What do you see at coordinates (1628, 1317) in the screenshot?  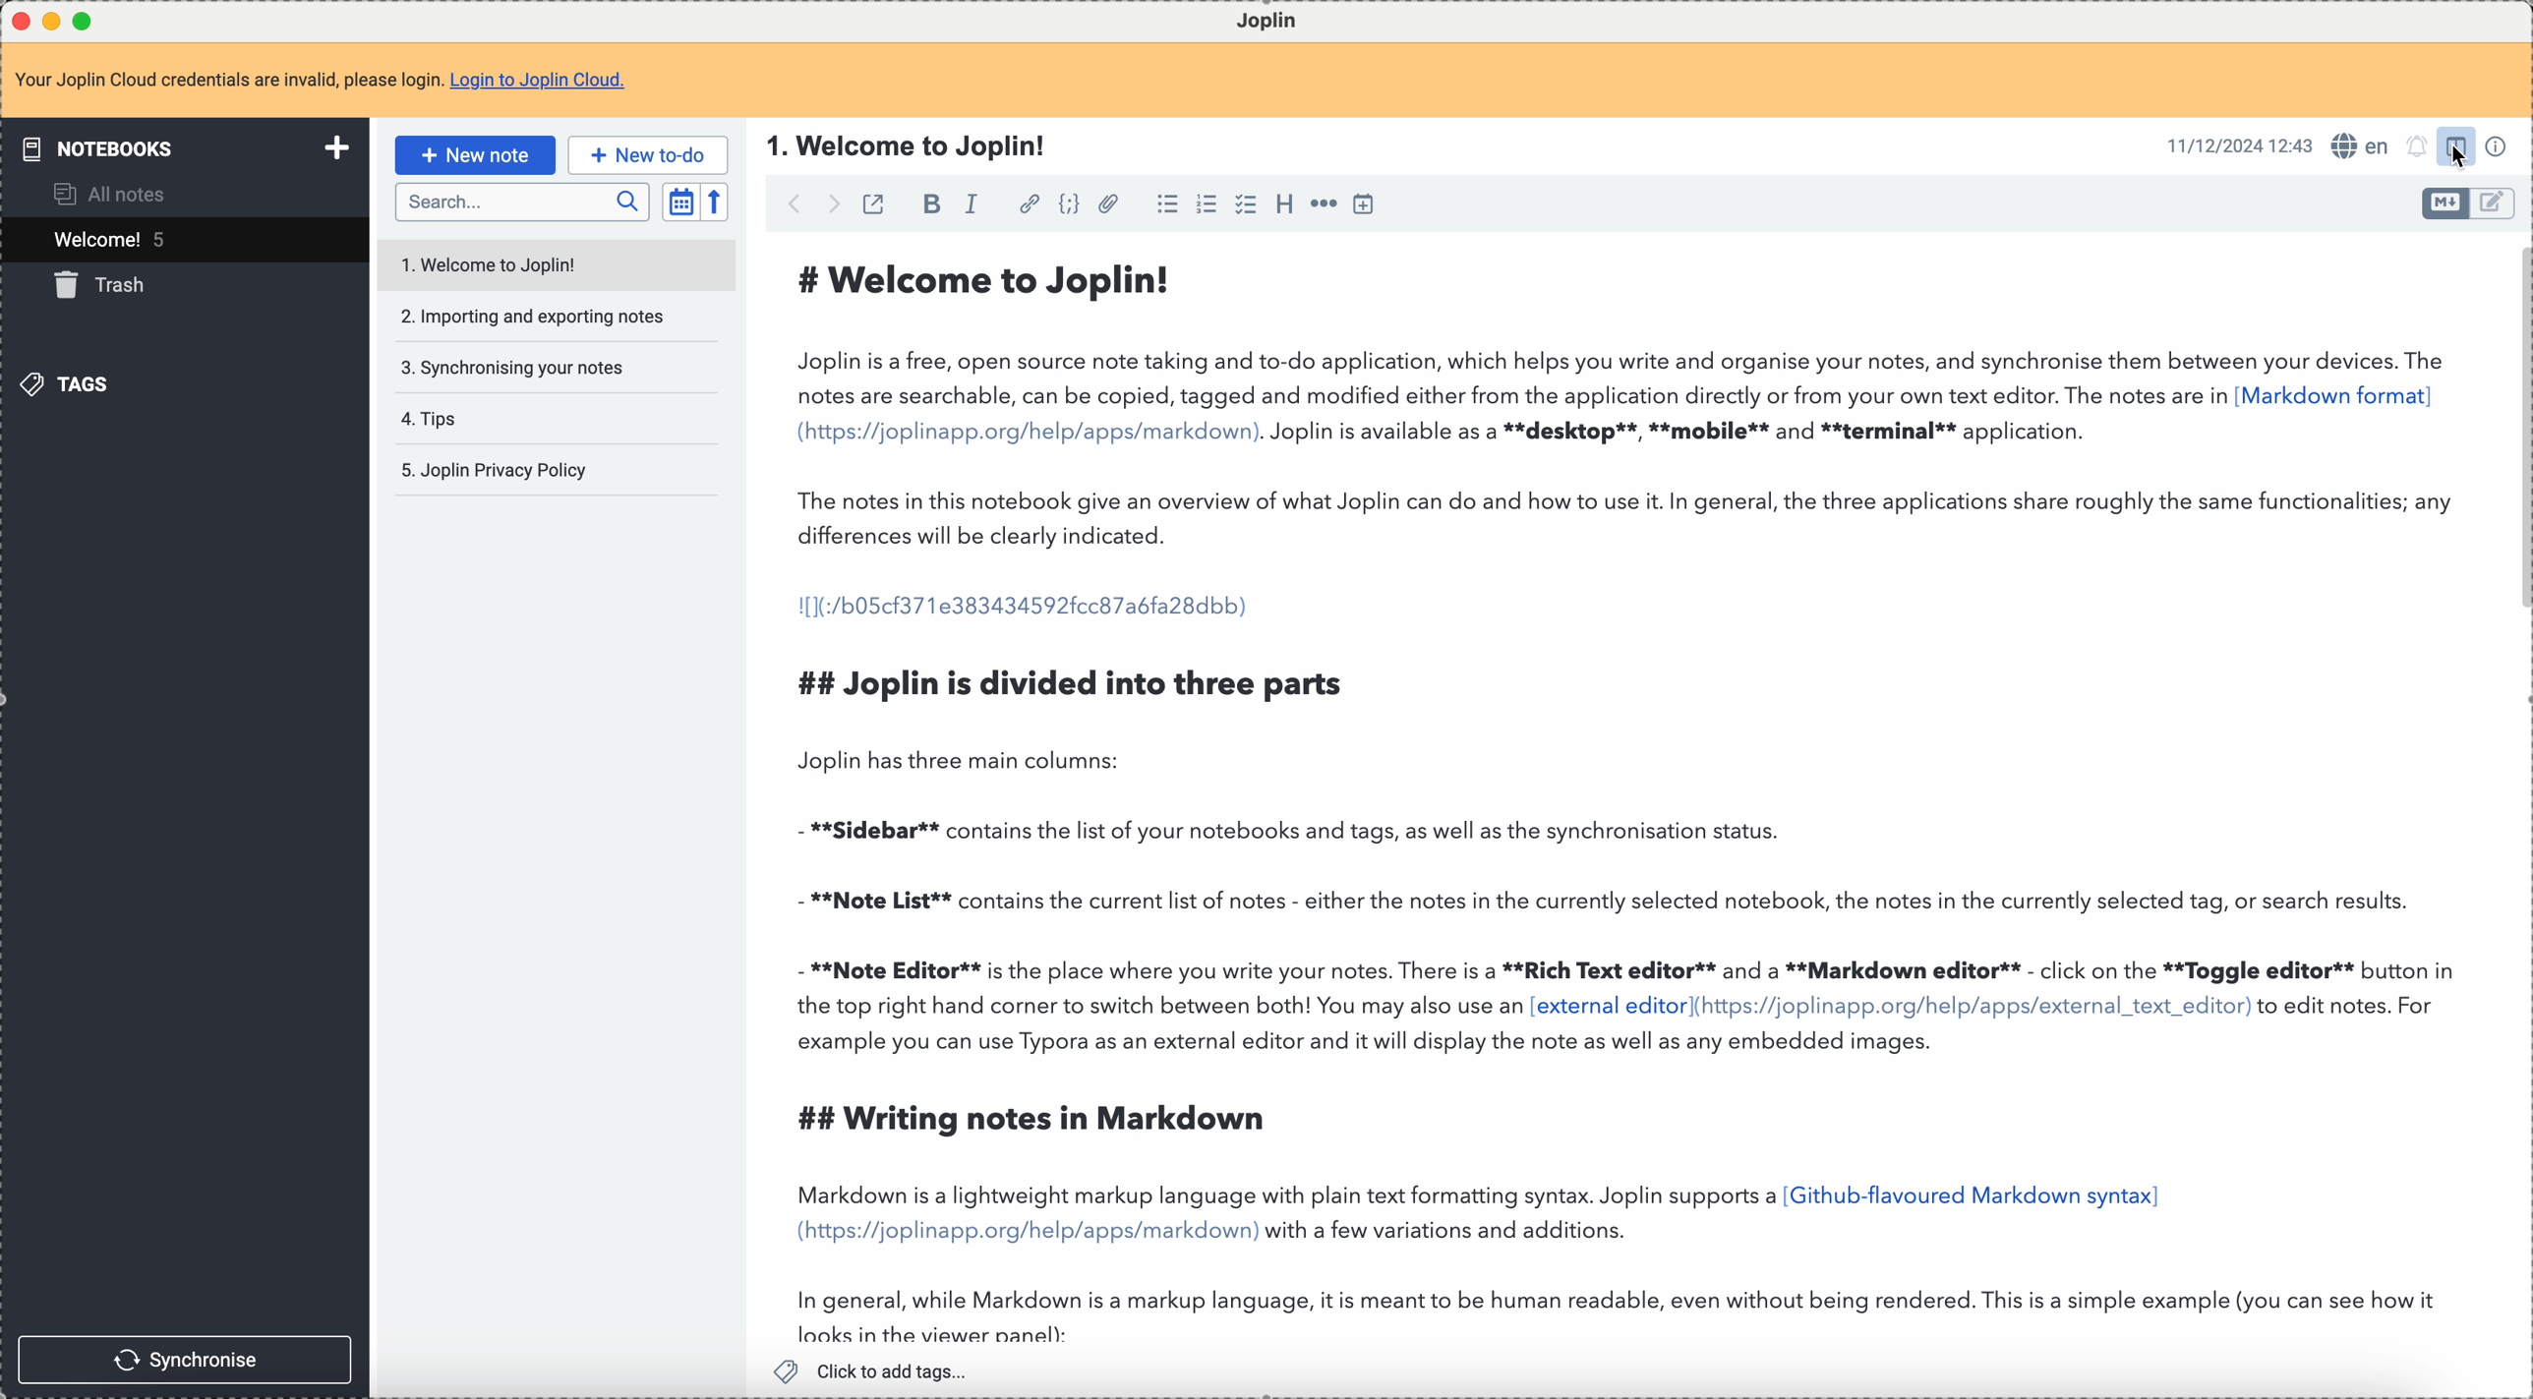 I see `In general, while Markdown is a markup language, it is meant to be human readable, even without being rendered. This is a simple example (you can see how it
looks in the viewer panel):` at bounding box center [1628, 1317].